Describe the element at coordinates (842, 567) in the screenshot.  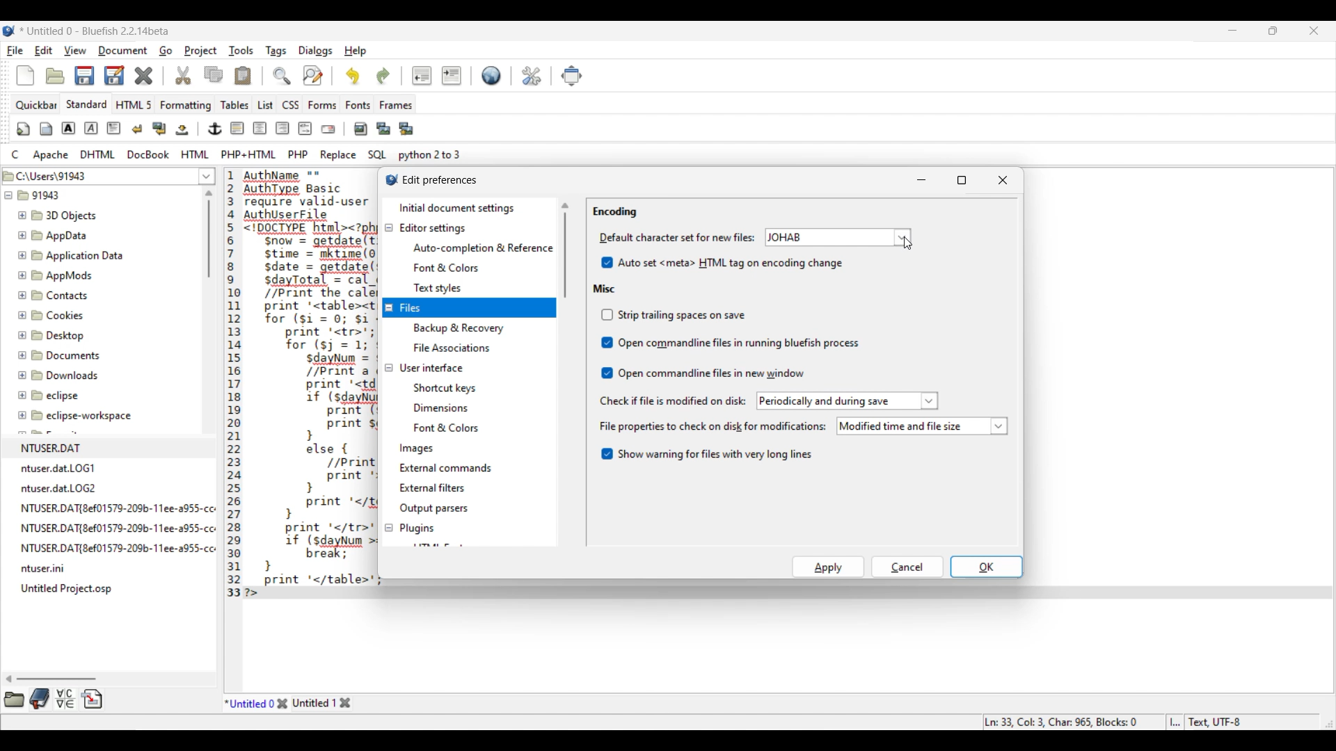
I see `Cancel` at that location.